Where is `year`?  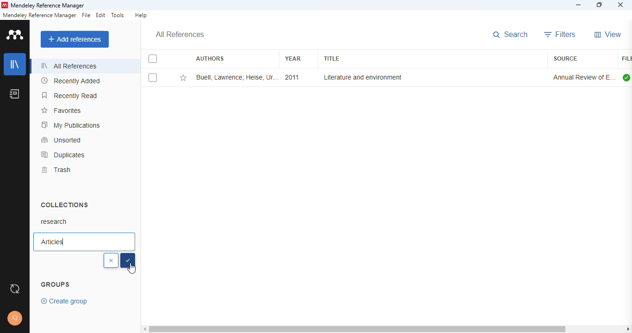
year is located at coordinates (293, 58).